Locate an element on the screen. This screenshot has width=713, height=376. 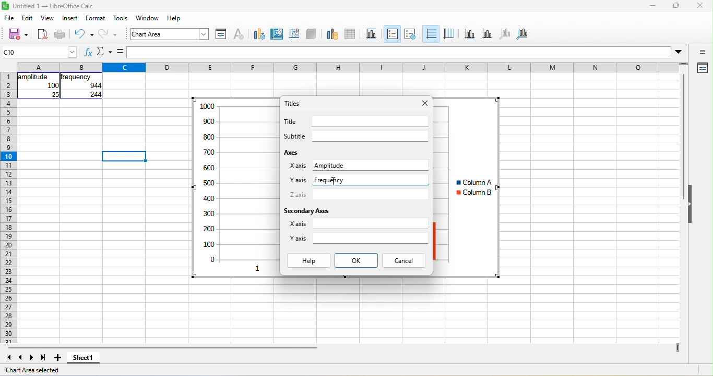
244 is located at coordinates (96, 94).